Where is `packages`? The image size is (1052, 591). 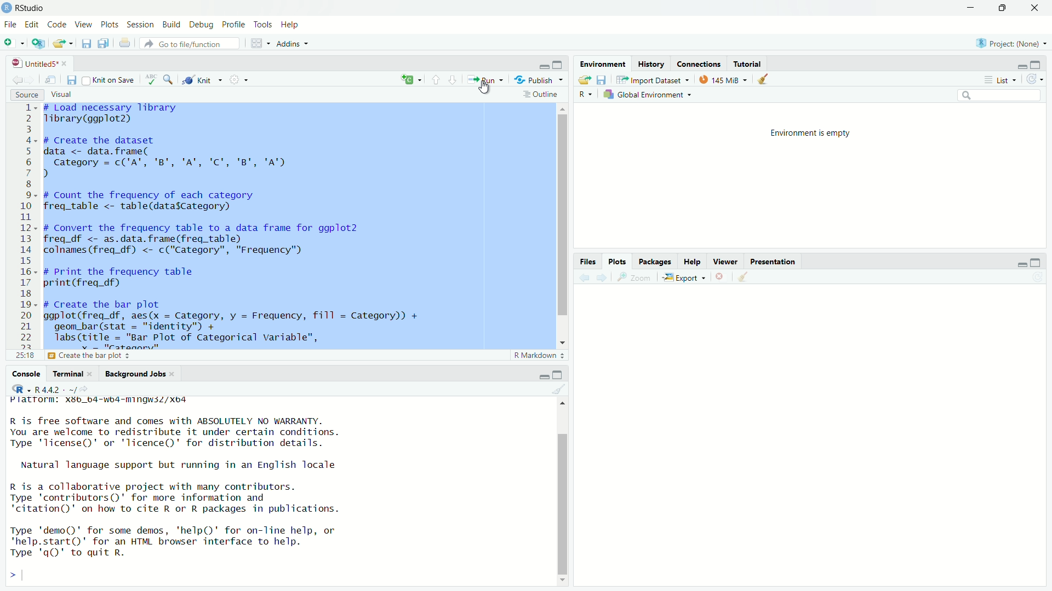
packages is located at coordinates (655, 262).